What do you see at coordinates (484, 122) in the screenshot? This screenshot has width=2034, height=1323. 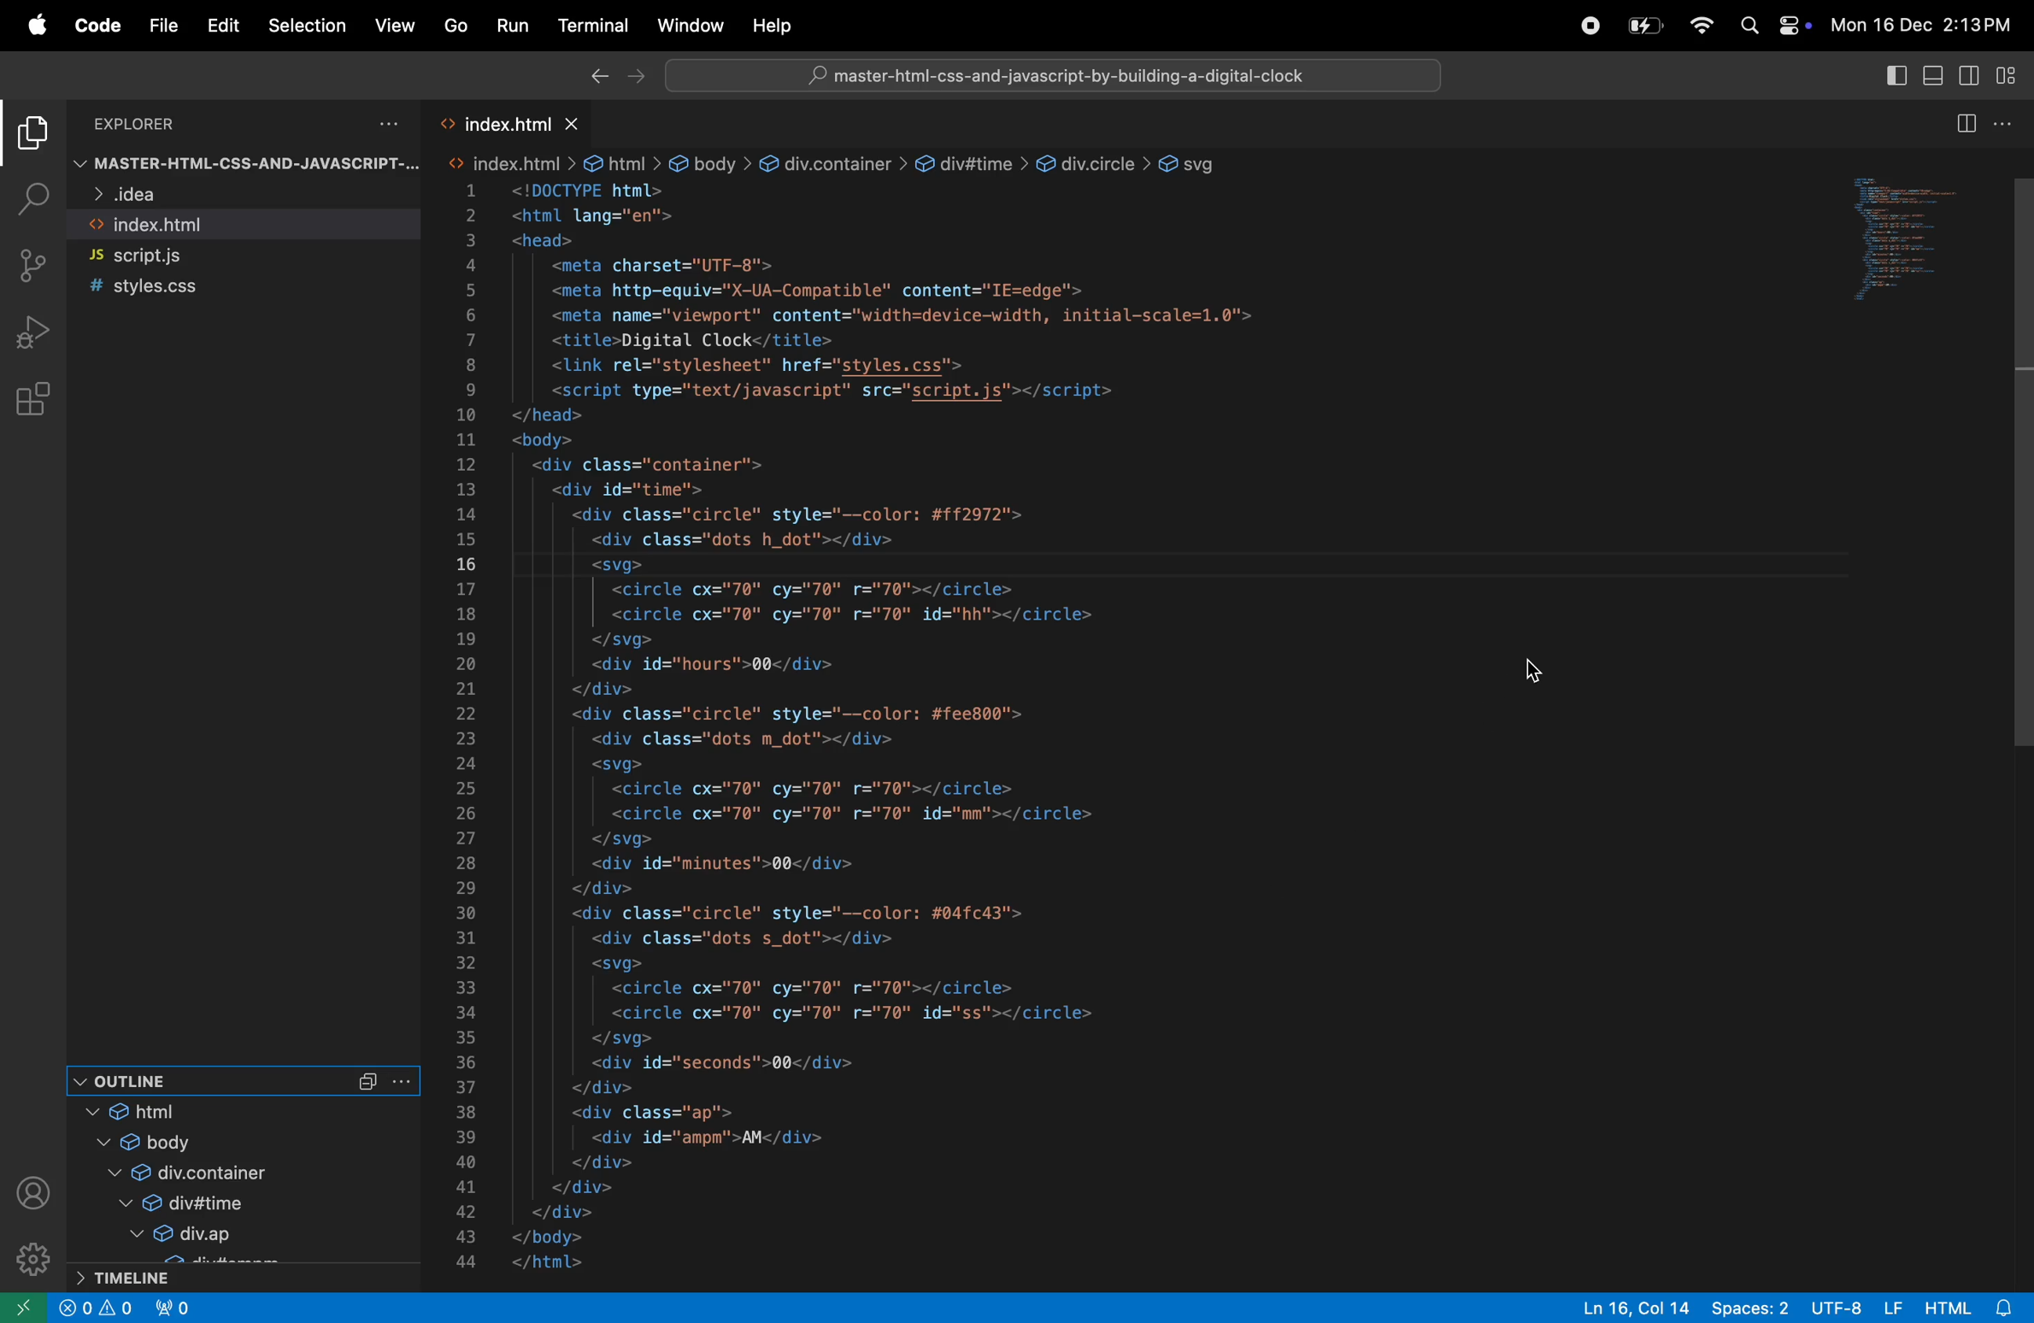 I see `index.html tab` at bounding box center [484, 122].